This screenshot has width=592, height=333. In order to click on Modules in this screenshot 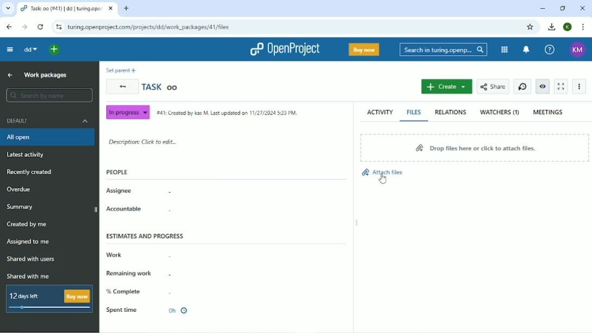, I will do `click(505, 50)`.